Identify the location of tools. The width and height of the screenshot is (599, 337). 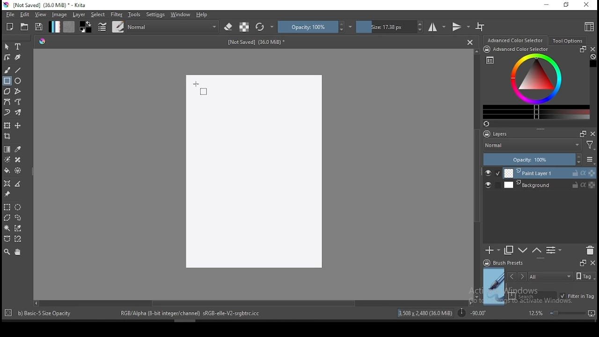
(134, 15).